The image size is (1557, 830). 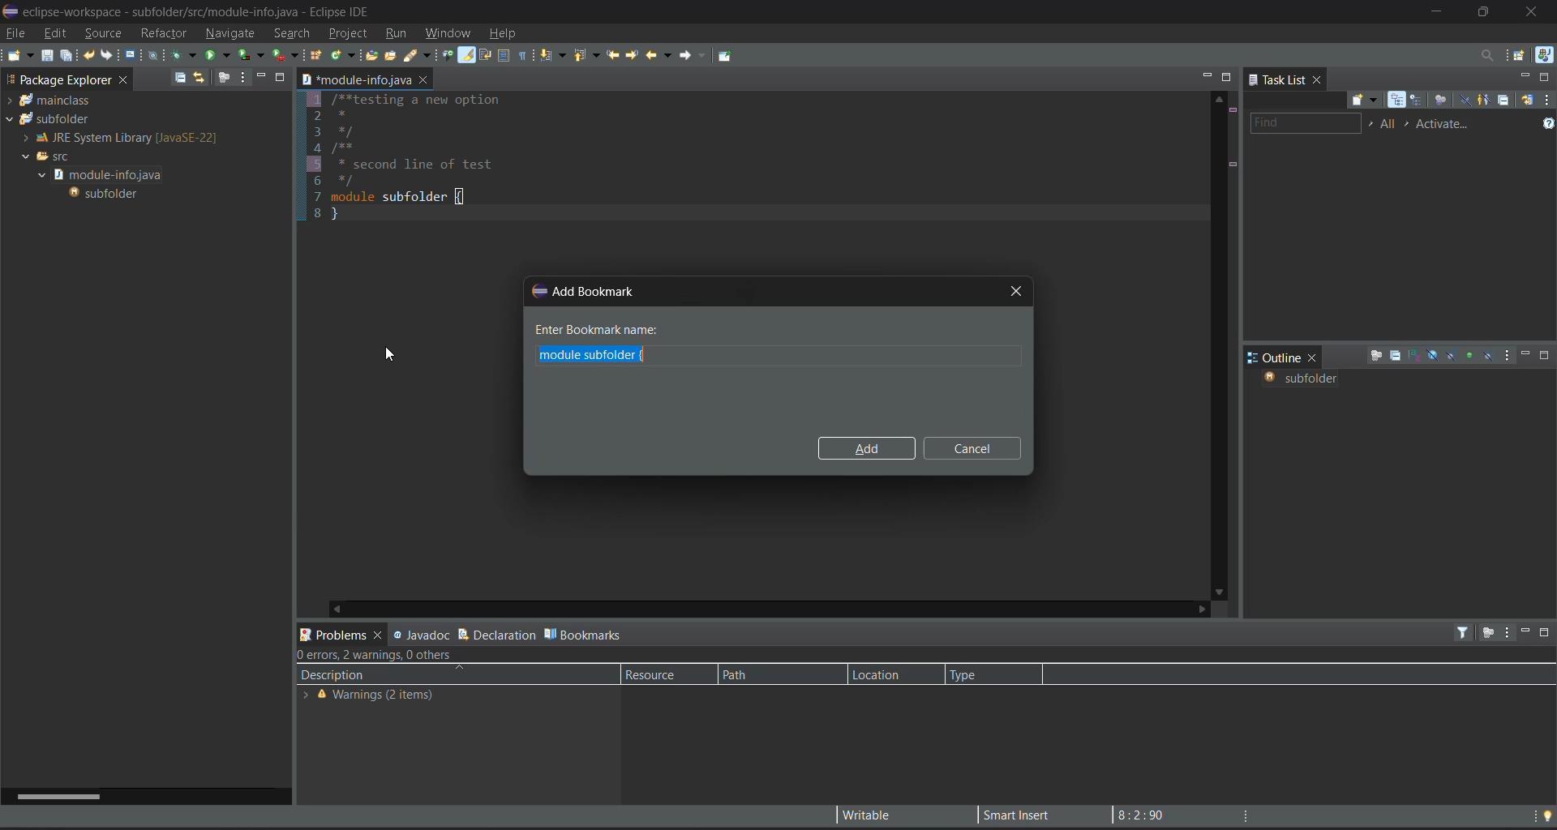 What do you see at coordinates (1419, 101) in the screenshot?
I see `scheduled ` at bounding box center [1419, 101].